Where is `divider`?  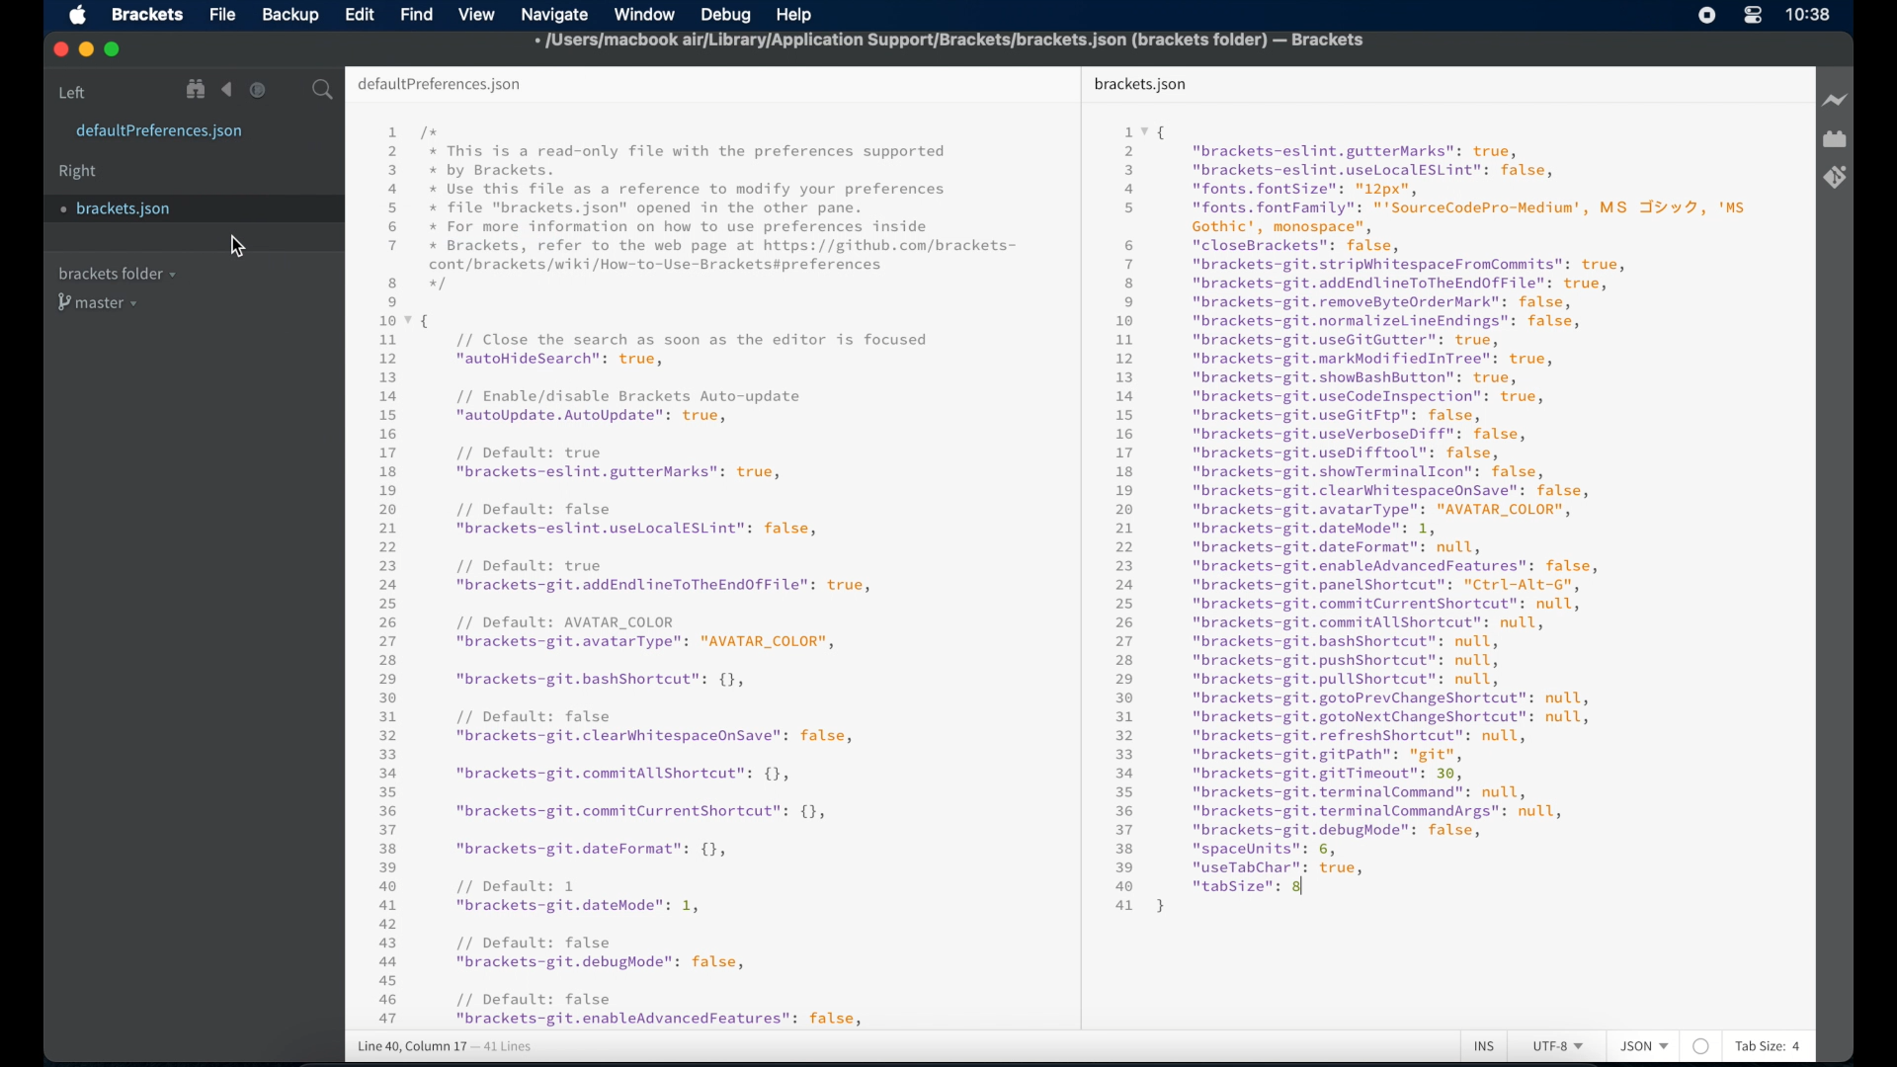
divider is located at coordinates (1076, 545).